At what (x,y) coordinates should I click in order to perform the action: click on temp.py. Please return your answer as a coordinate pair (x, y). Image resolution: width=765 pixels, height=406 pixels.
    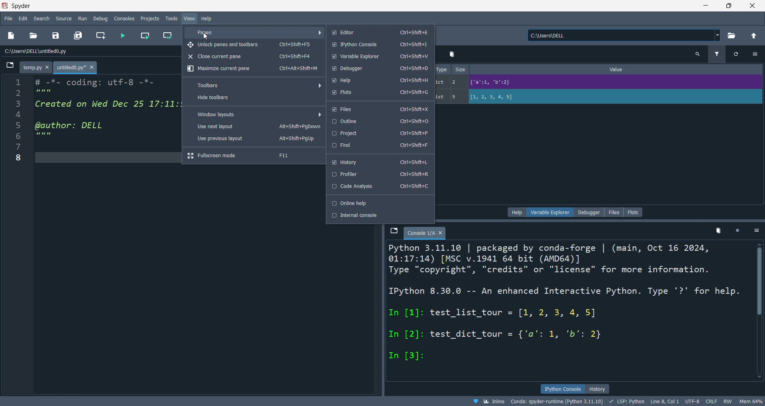
    Looking at the image, I should click on (37, 68).